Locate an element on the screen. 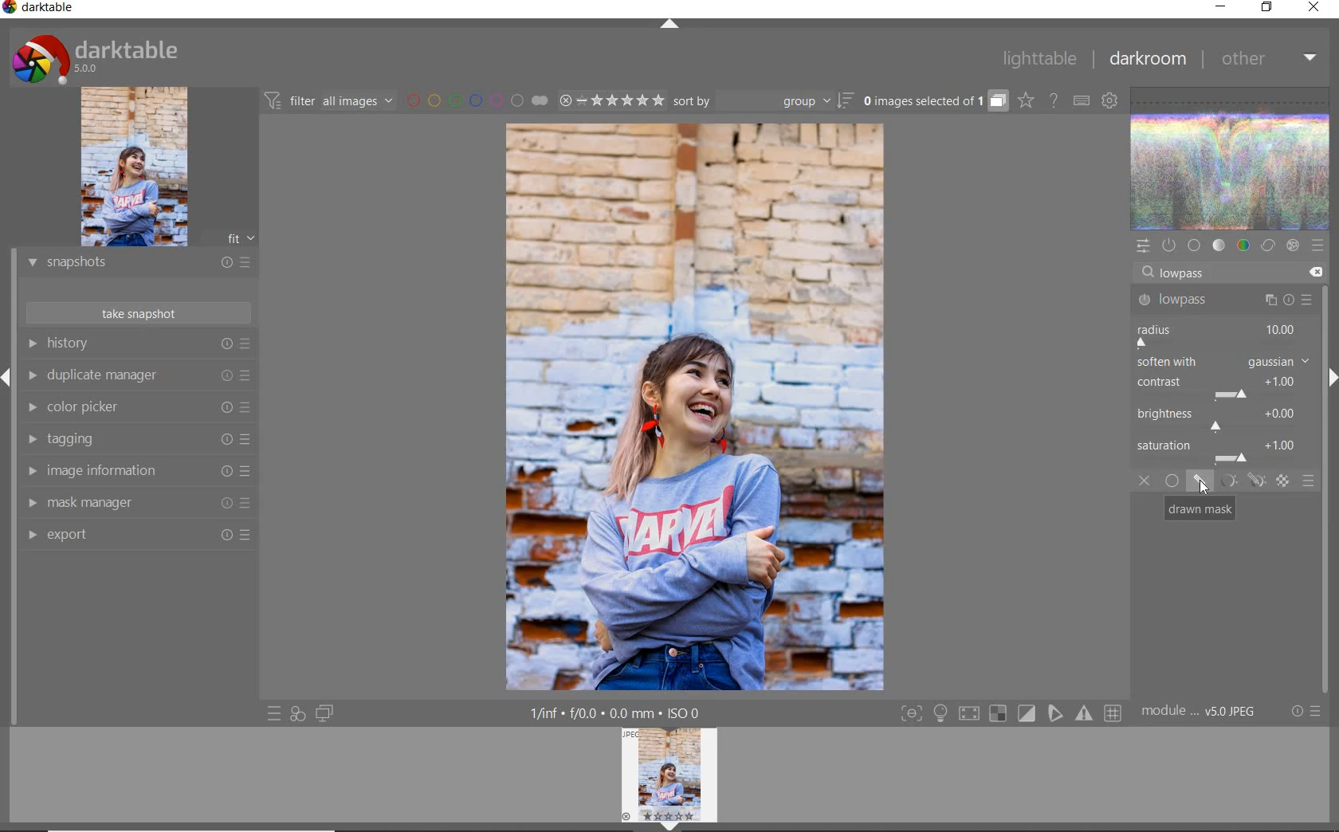  filter all images by module order is located at coordinates (330, 102).